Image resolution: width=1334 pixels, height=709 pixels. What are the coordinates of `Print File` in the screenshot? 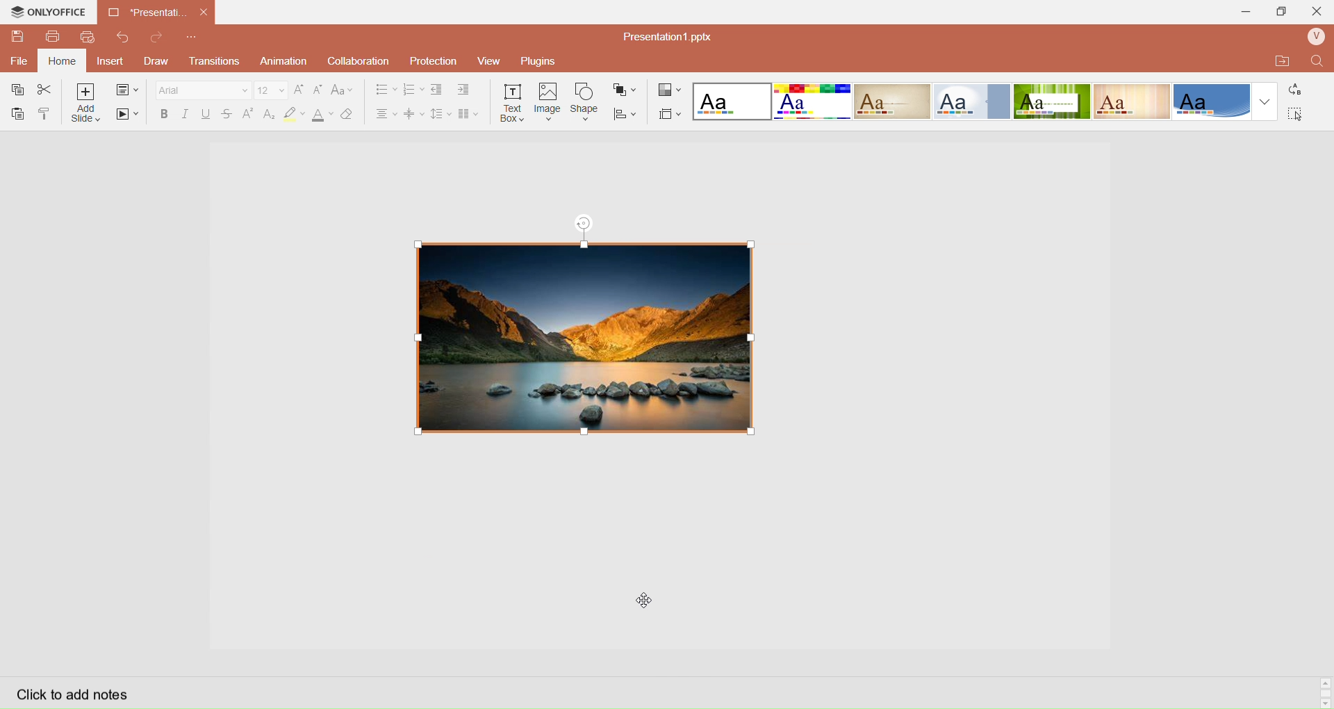 It's located at (53, 37).